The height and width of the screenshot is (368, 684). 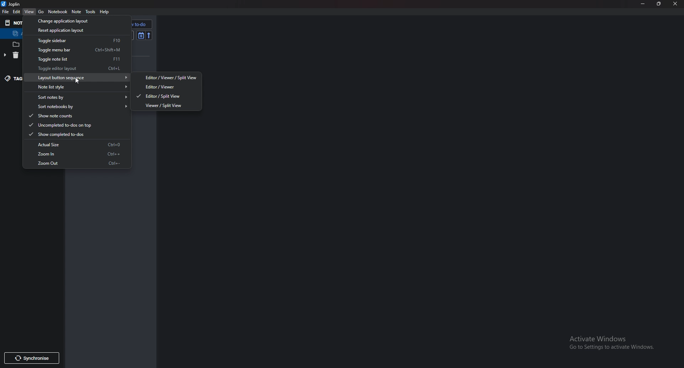 What do you see at coordinates (80, 154) in the screenshot?
I see `Zoom In Cire ++` at bounding box center [80, 154].